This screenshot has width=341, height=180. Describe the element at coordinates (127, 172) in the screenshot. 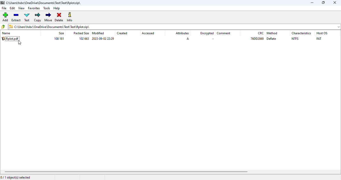

I see `horizontal scroll bar` at that location.